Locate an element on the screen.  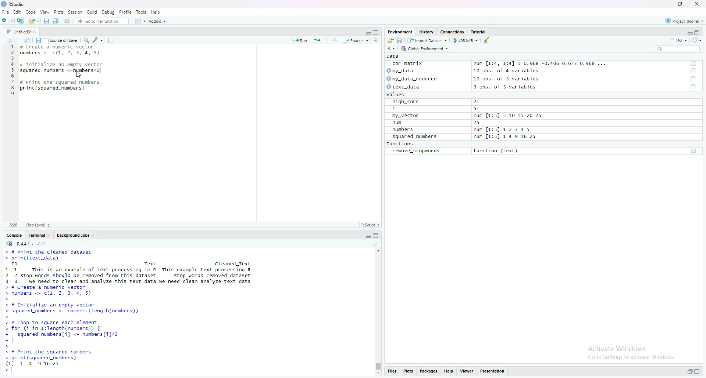
Tools is located at coordinates (142, 12).